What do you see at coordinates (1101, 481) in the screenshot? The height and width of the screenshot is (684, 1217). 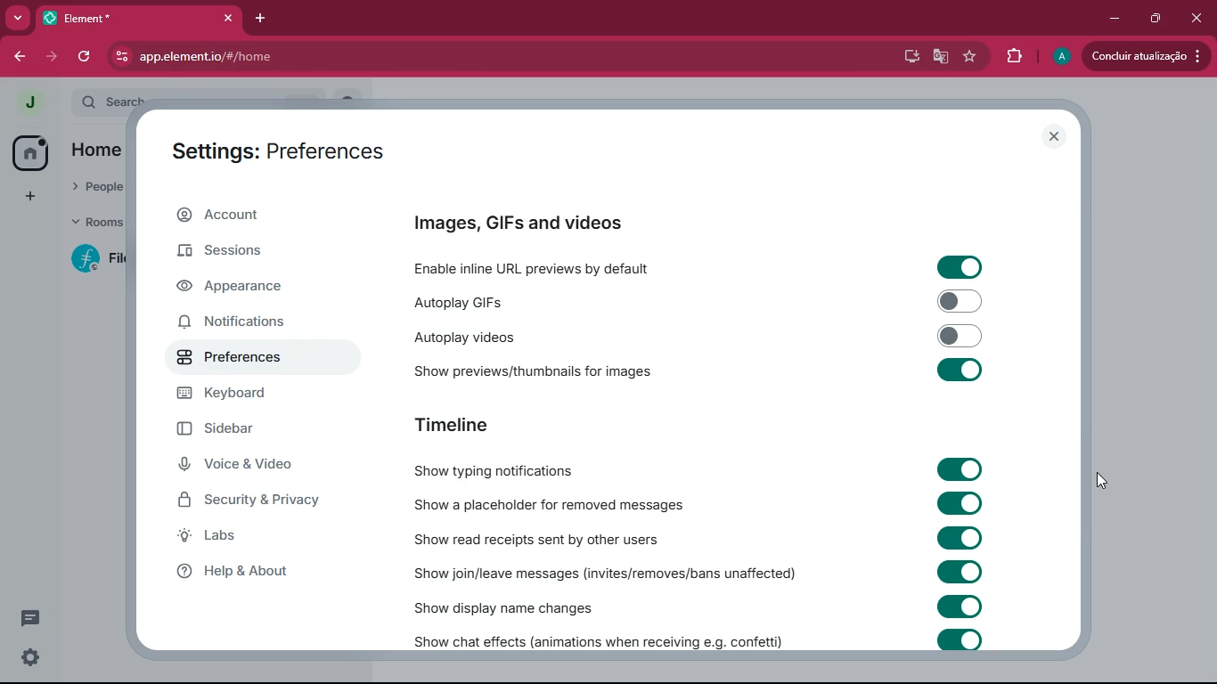 I see `drag to` at bounding box center [1101, 481].